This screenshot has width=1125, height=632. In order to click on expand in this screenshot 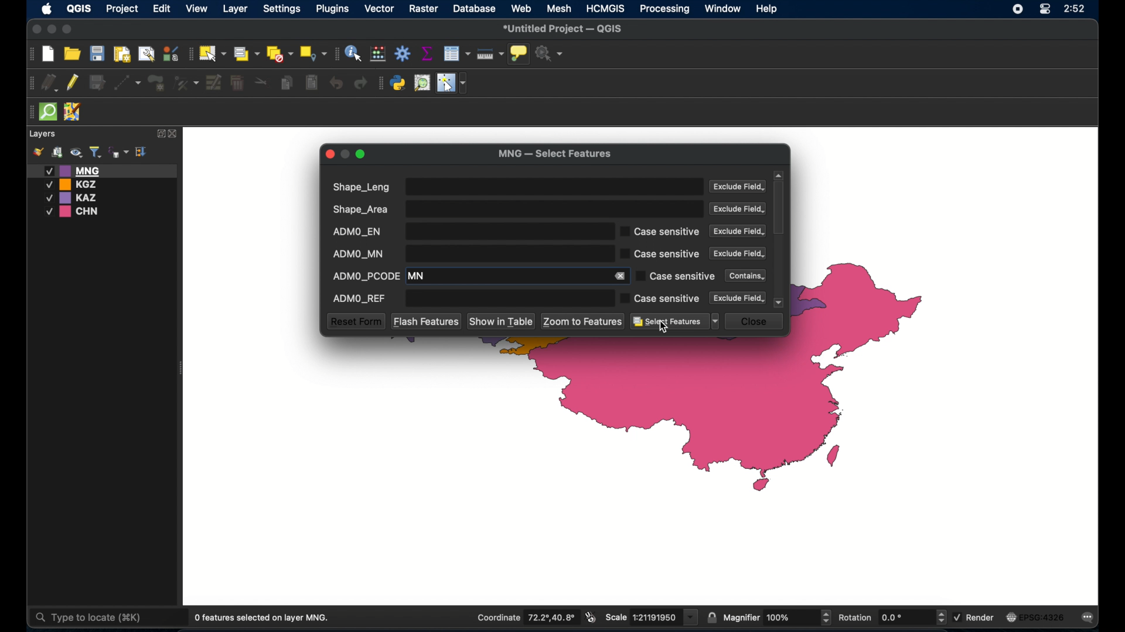, I will do `click(159, 133)`.